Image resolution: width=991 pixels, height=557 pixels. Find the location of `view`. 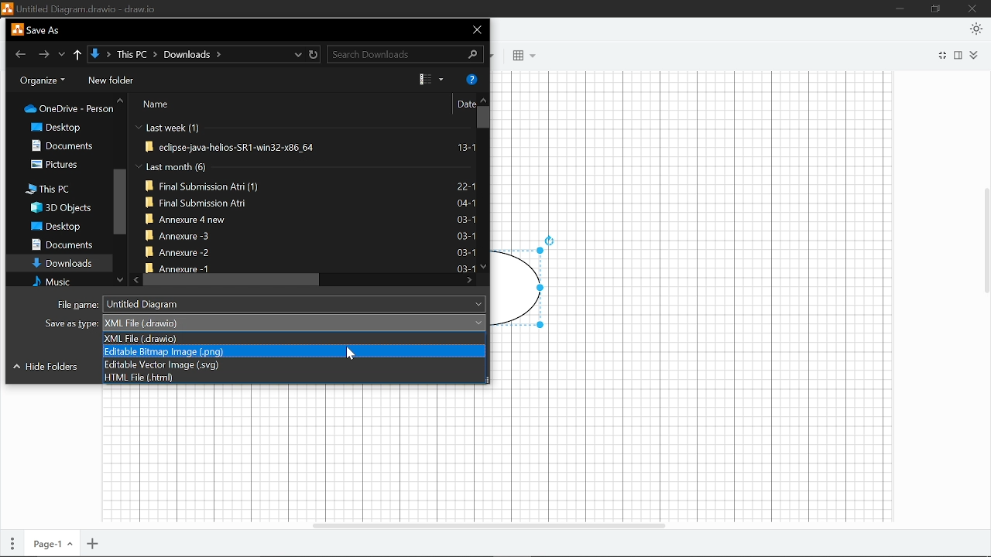

view is located at coordinates (432, 79).